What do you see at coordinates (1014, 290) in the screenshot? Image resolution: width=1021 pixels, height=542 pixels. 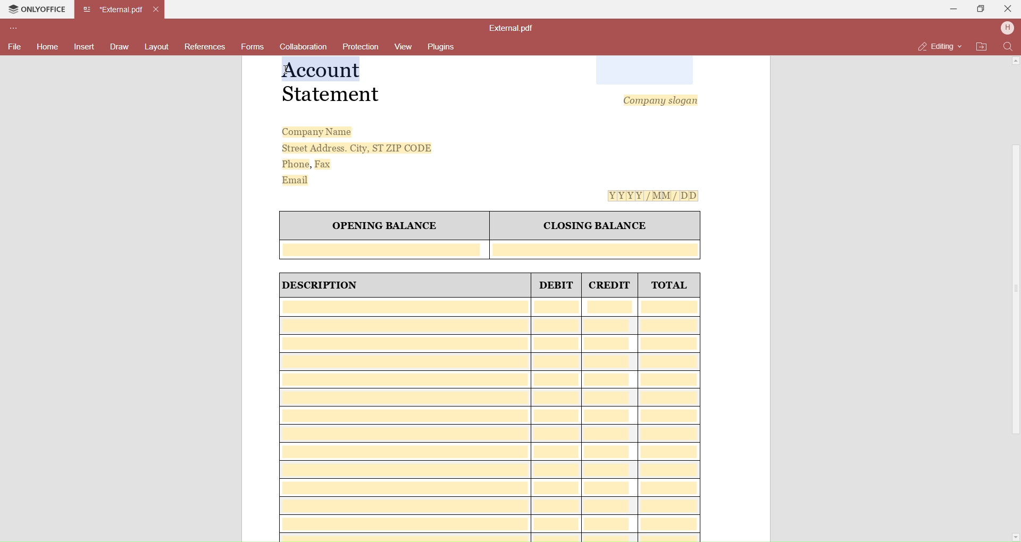 I see `Scroll Bar` at bounding box center [1014, 290].